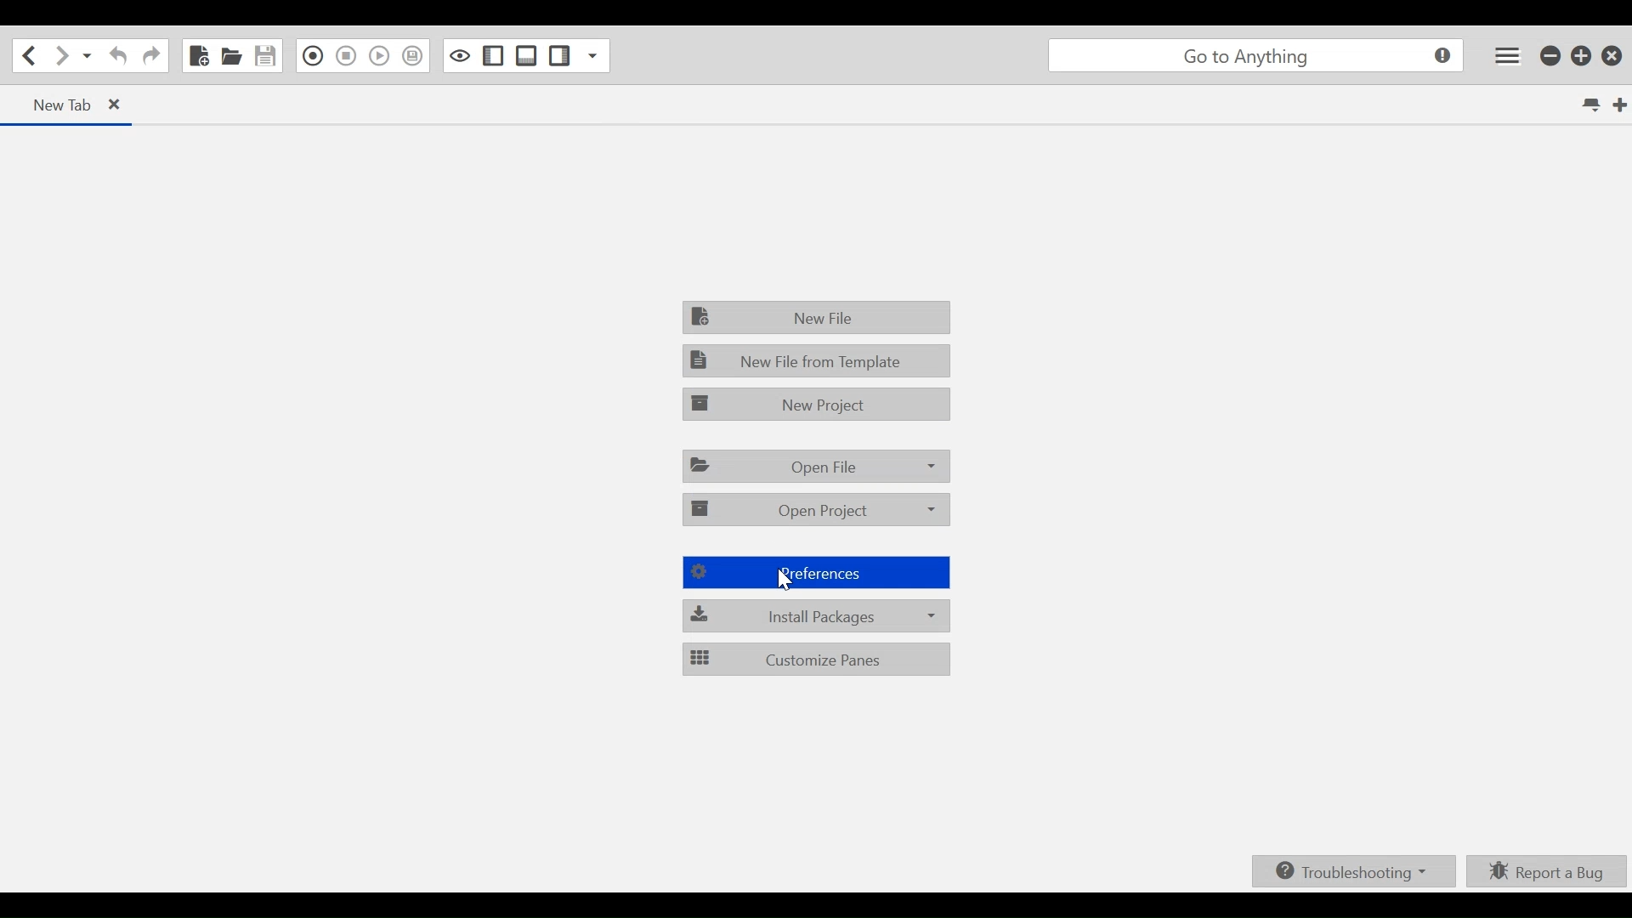 The image size is (1632, 918). What do you see at coordinates (814, 617) in the screenshot?
I see `Install packages` at bounding box center [814, 617].